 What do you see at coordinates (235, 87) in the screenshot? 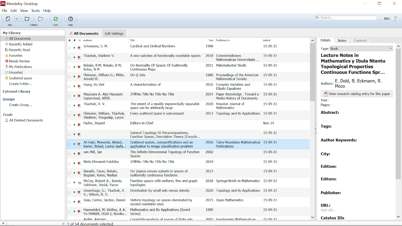
I see `Complex Variables and
Elliptic Equations.` at bounding box center [235, 87].